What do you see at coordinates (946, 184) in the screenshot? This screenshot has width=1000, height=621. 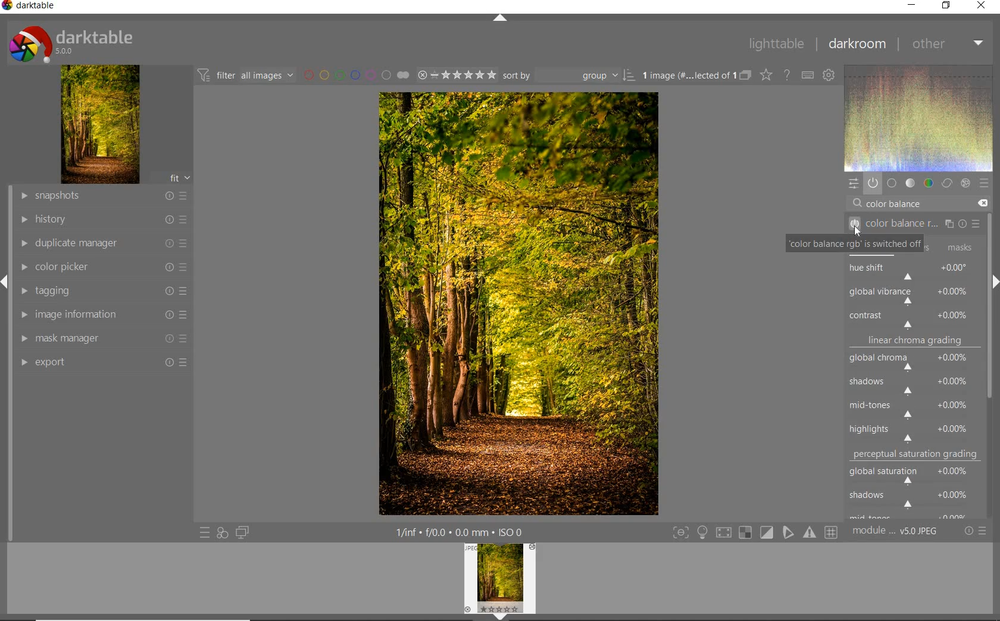 I see `correct` at bounding box center [946, 184].